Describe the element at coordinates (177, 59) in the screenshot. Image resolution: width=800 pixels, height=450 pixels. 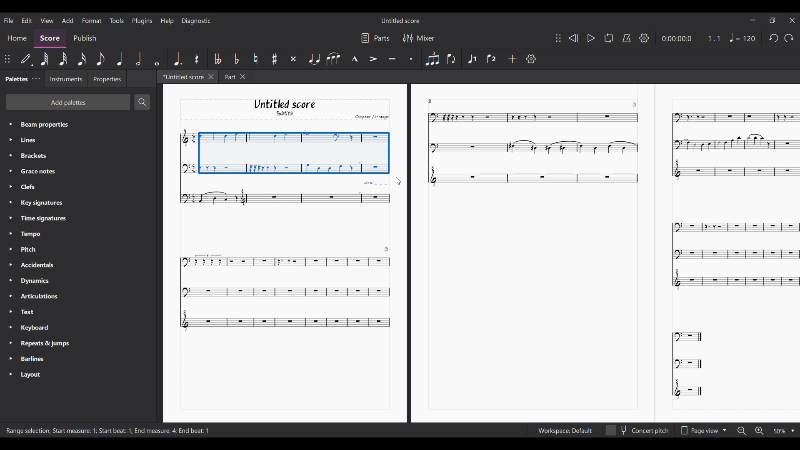
I see `Augmentation dot` at that location.